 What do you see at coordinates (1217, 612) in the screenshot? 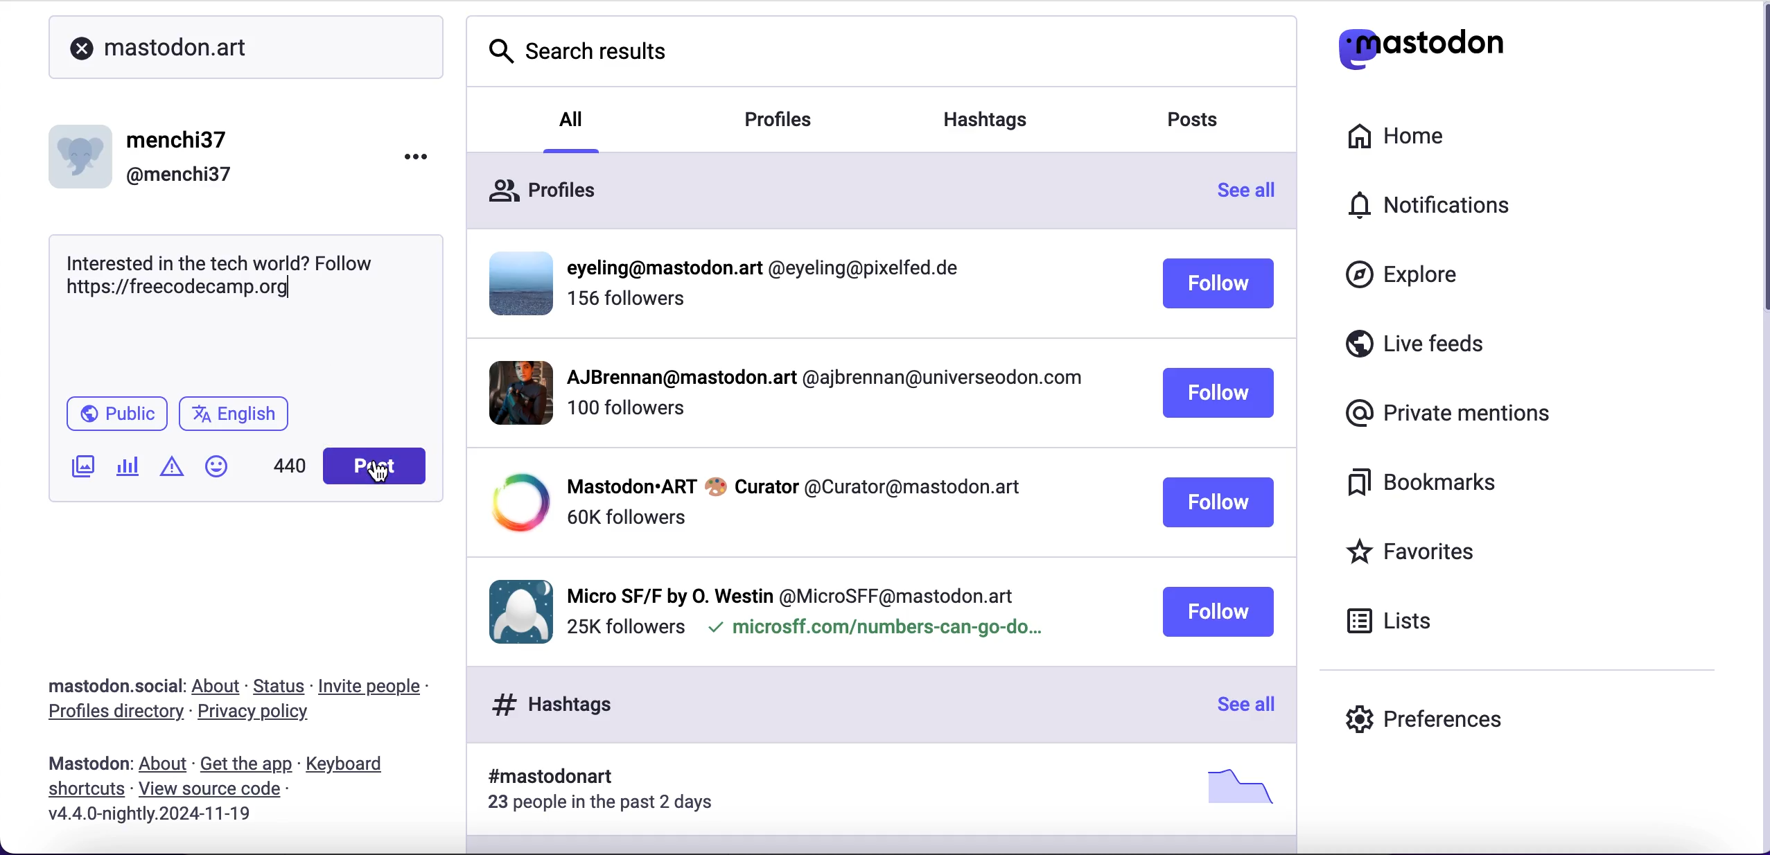
I see `follow` at bounding box center [1217, 612].